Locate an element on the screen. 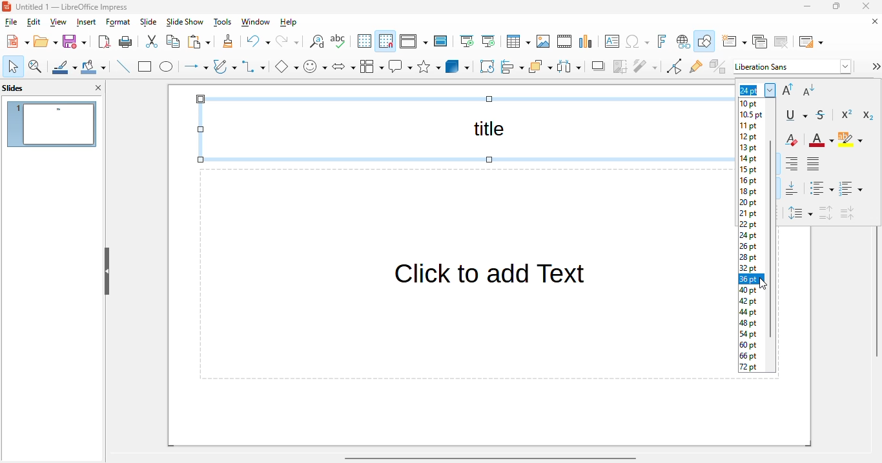  tools is located at coordinates (223, 23).